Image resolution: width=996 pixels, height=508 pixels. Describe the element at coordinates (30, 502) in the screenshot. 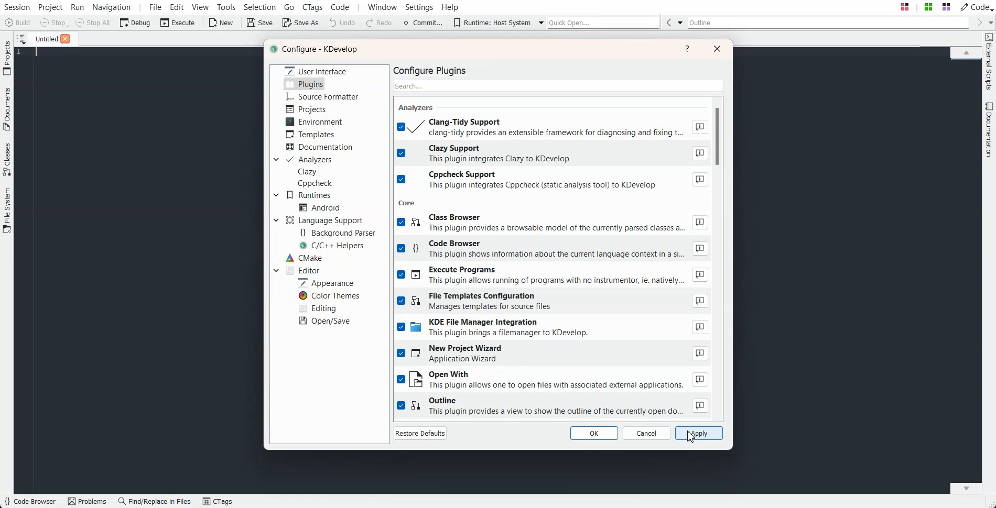

I see `Code Browser` at that location.